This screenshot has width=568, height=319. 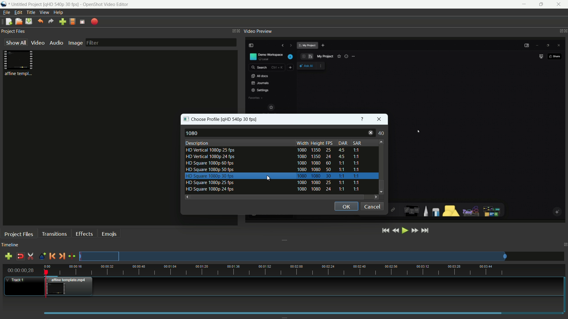 I want to click on app name, so click(x=106, y=4).